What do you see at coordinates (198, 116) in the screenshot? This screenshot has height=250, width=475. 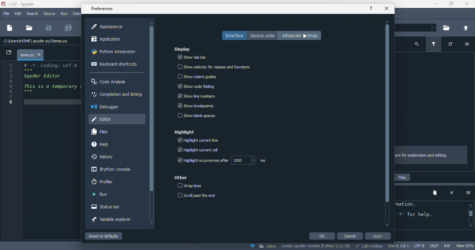 I see `show blank spaces` at bounding box center [198, 116].